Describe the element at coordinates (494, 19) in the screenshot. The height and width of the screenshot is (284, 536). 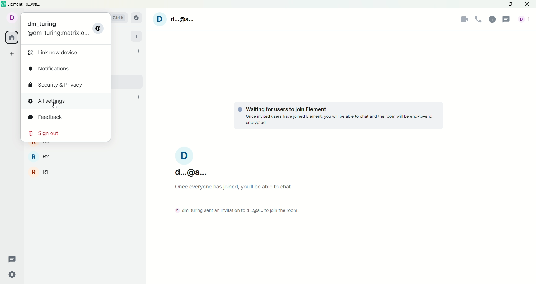
I see `room info` at that location.